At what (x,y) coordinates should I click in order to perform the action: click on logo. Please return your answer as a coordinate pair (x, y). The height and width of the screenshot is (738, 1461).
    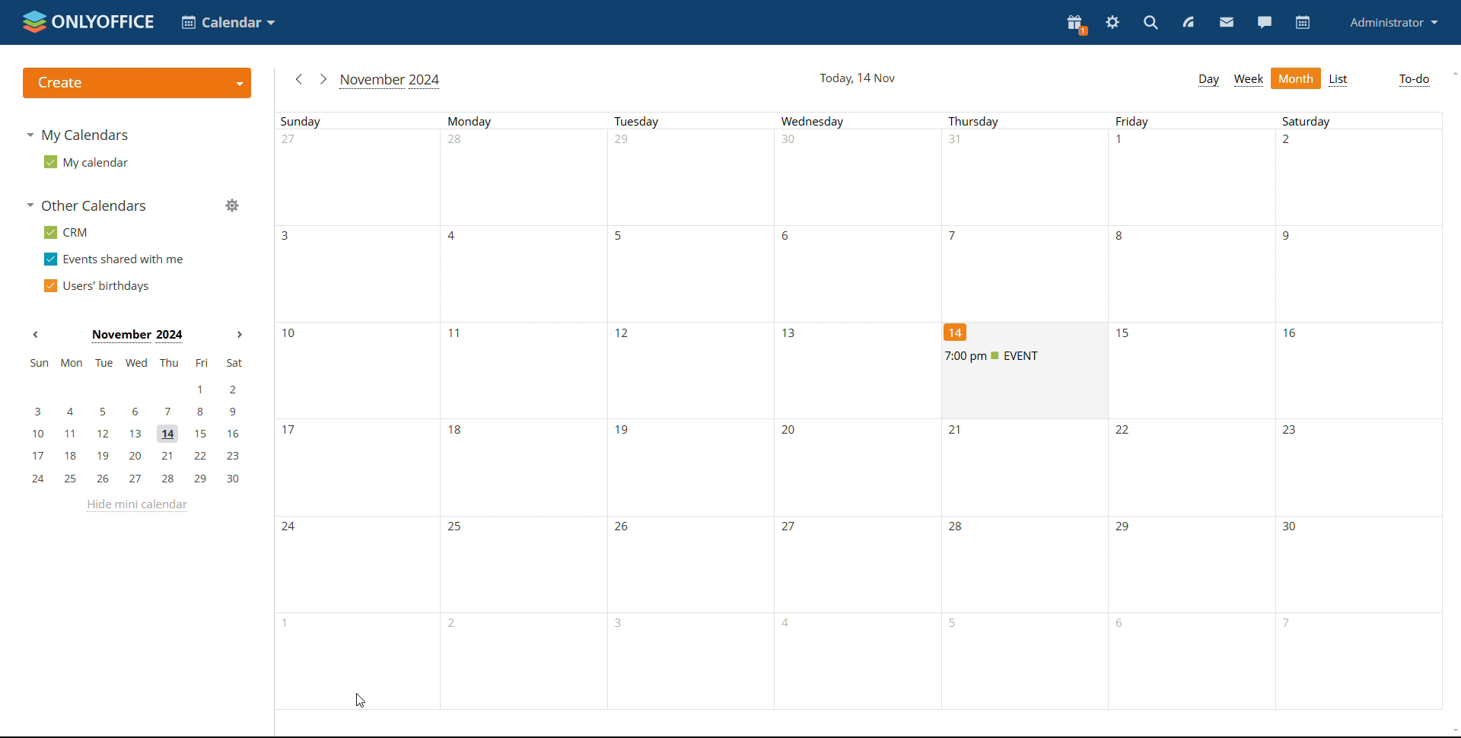
    Looking at the image, I should click on (87, 21).